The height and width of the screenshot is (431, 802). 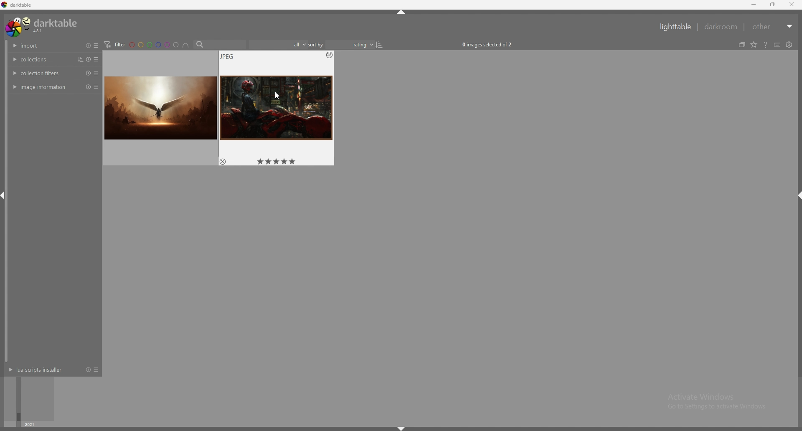 What do you see at coordinates (154, 45) in the screenshot?
I see `color filter` at bounding box center [154, 45].